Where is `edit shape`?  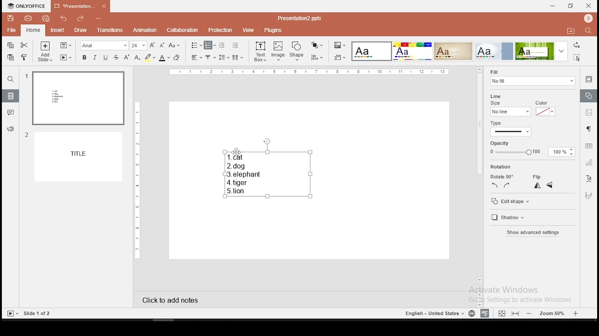 edit shape is located at coordinates (532, 200).